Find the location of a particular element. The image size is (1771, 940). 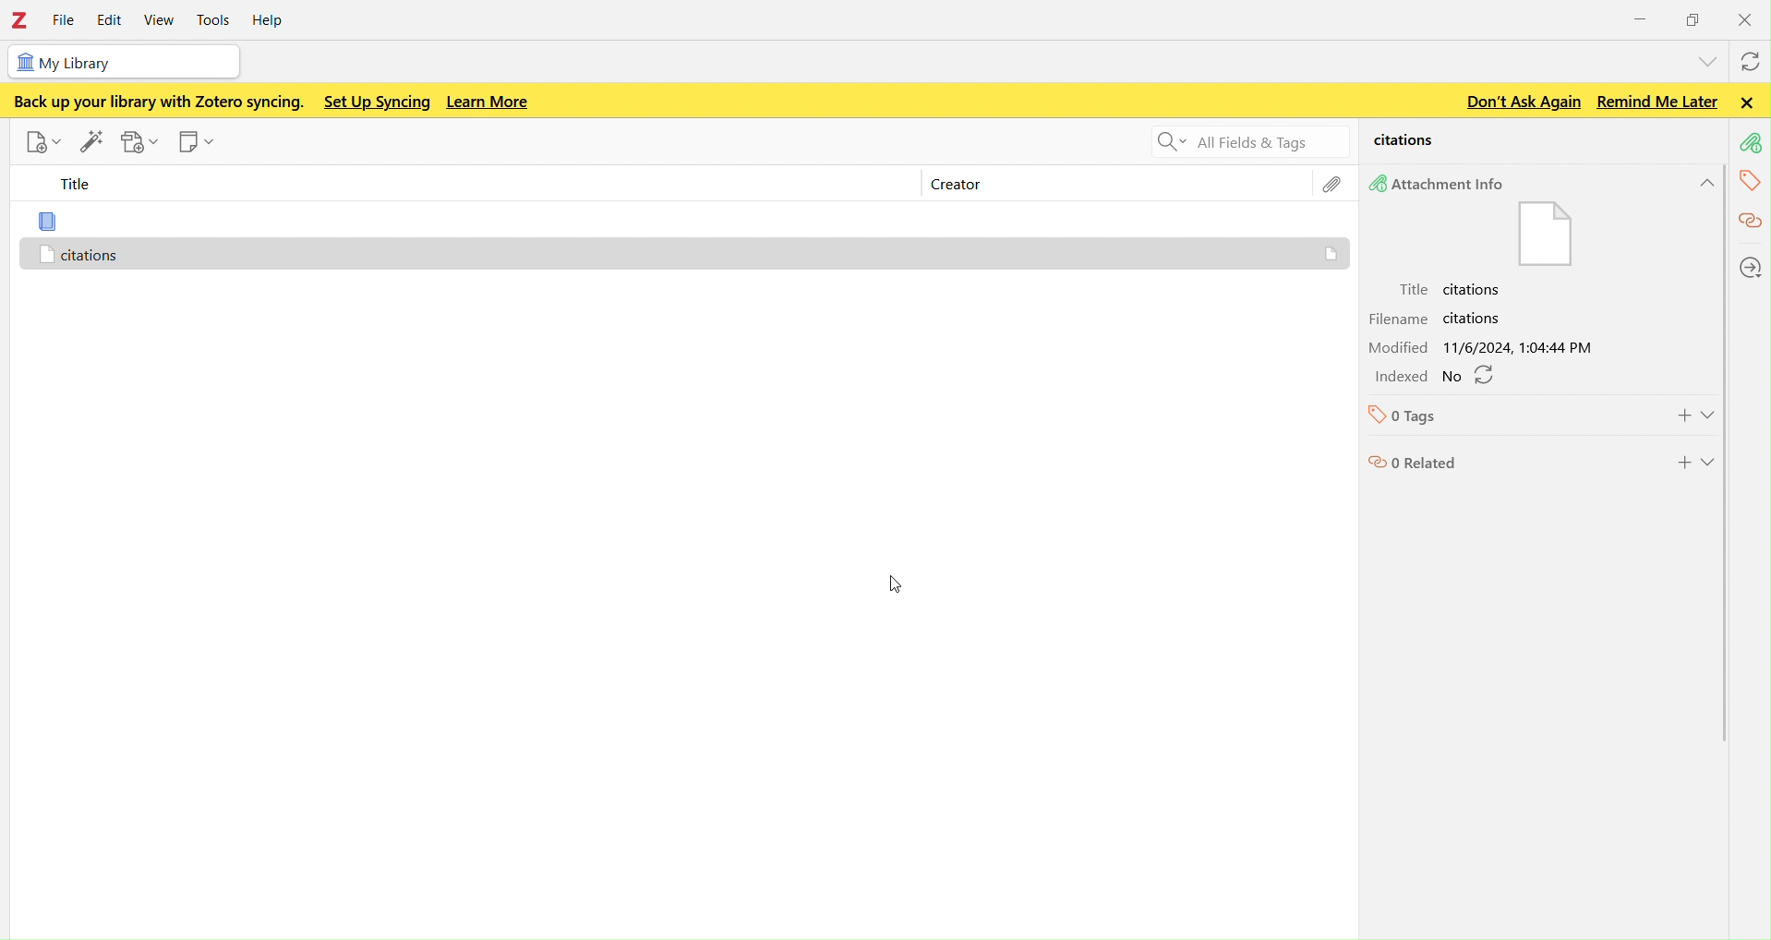

Filename is located at coordinates (1437, 321).